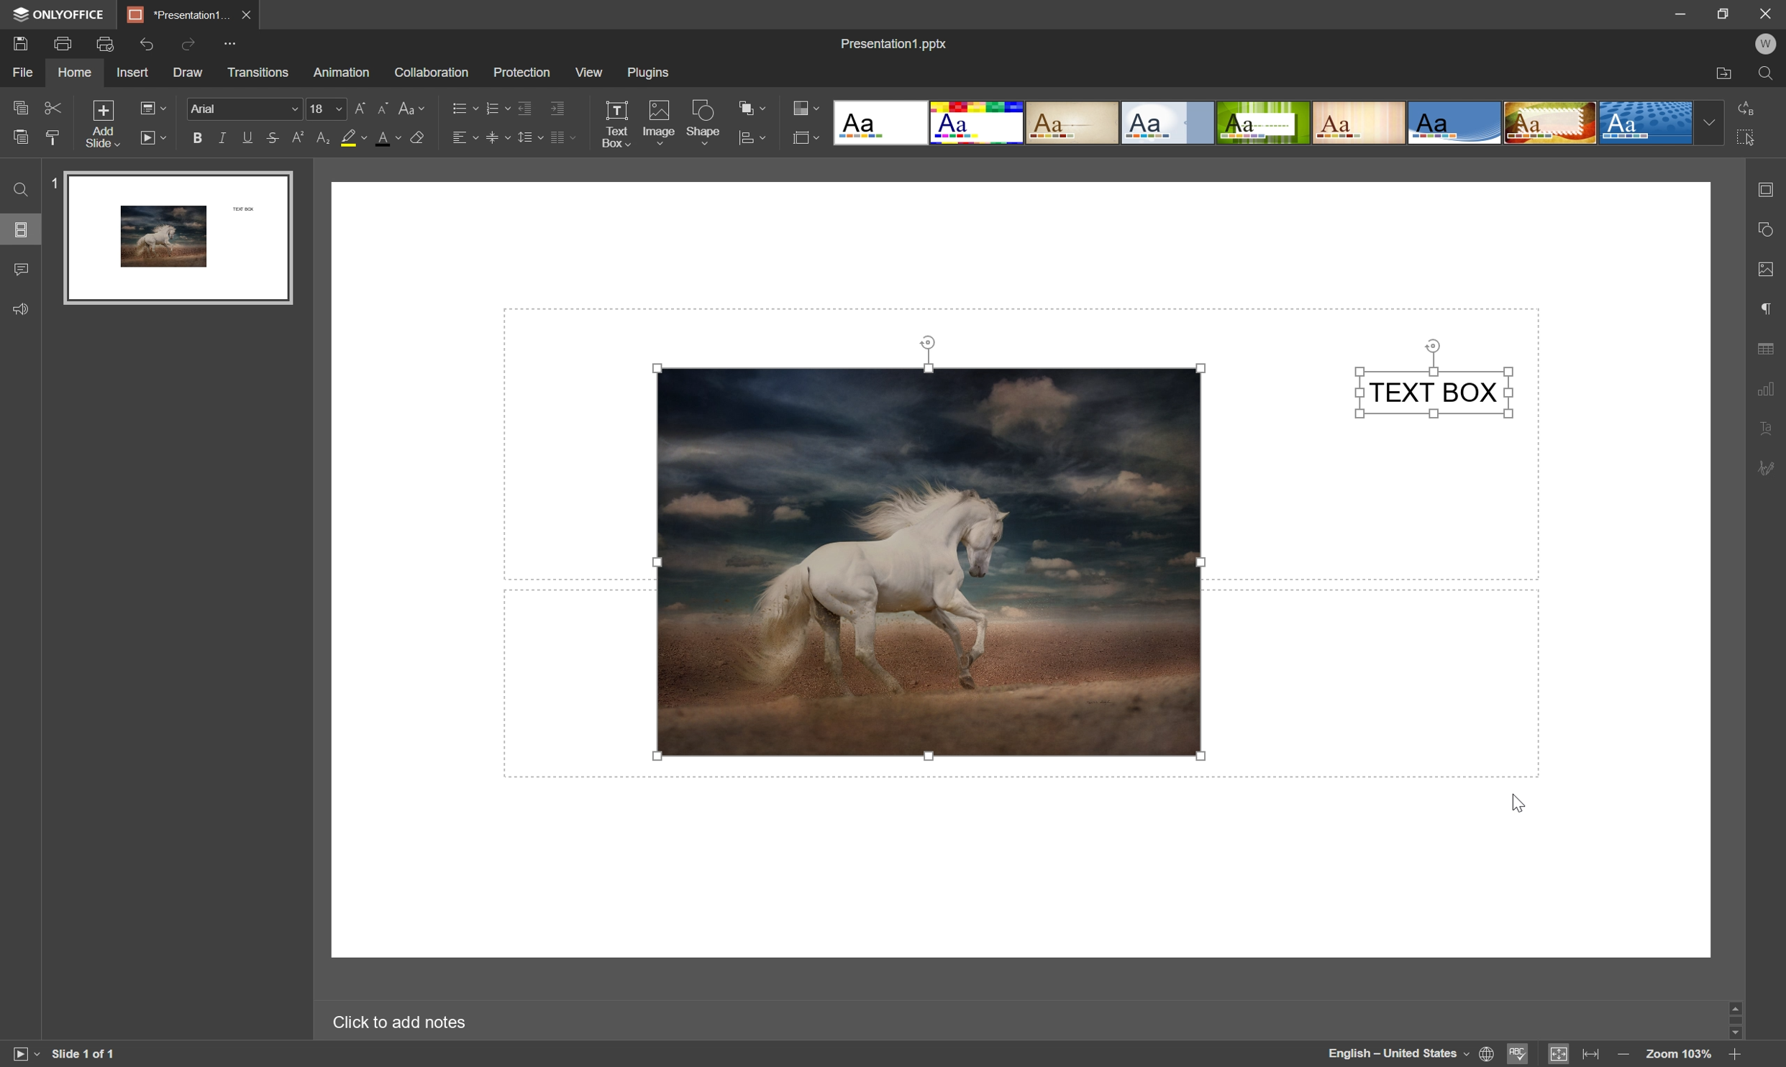  What do you see at coordinates (893, 43) in the screenshot?
I see `presentation.pptx` at bounding box center [893, 43].